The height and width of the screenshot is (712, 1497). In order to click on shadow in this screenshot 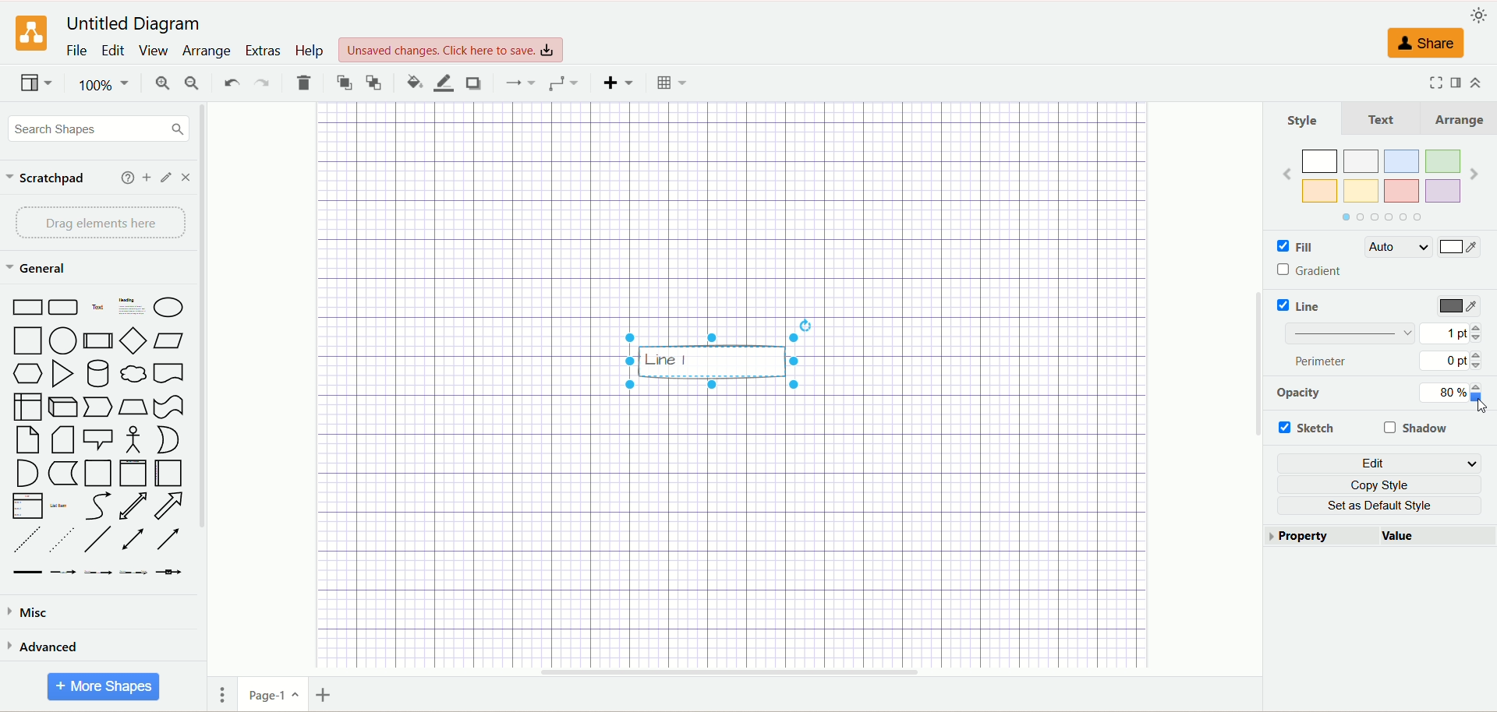, I will do `click(1420, 428)`.